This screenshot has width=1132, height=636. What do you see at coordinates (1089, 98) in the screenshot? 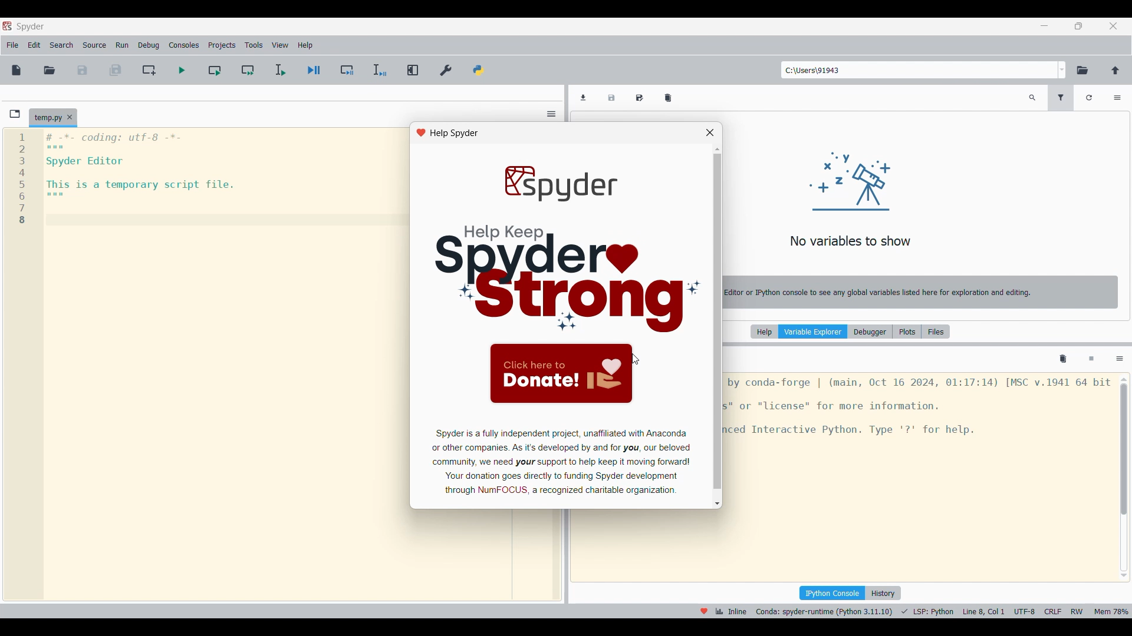
I see `Refresh variables` at bounding box center [1089, 98].